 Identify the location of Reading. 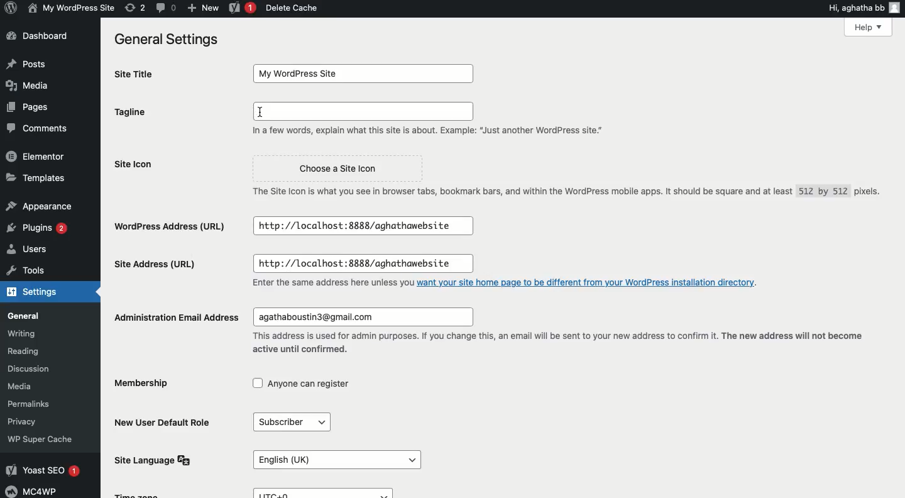
(31, 350).